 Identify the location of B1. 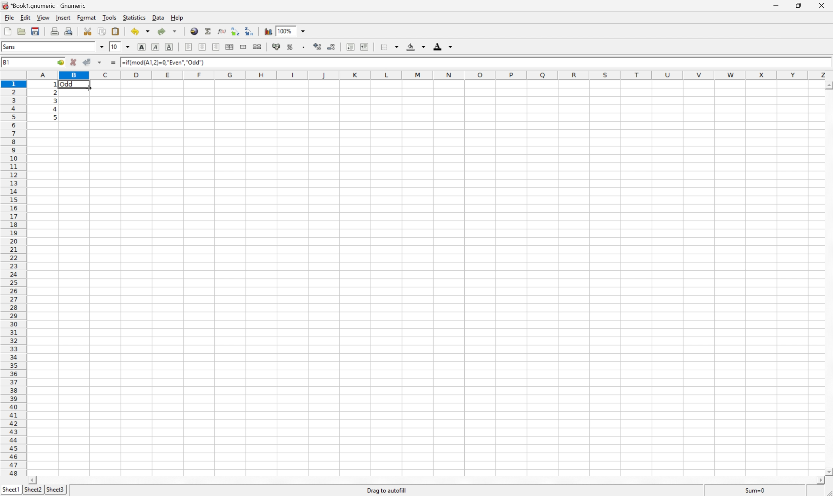
(9, 61).